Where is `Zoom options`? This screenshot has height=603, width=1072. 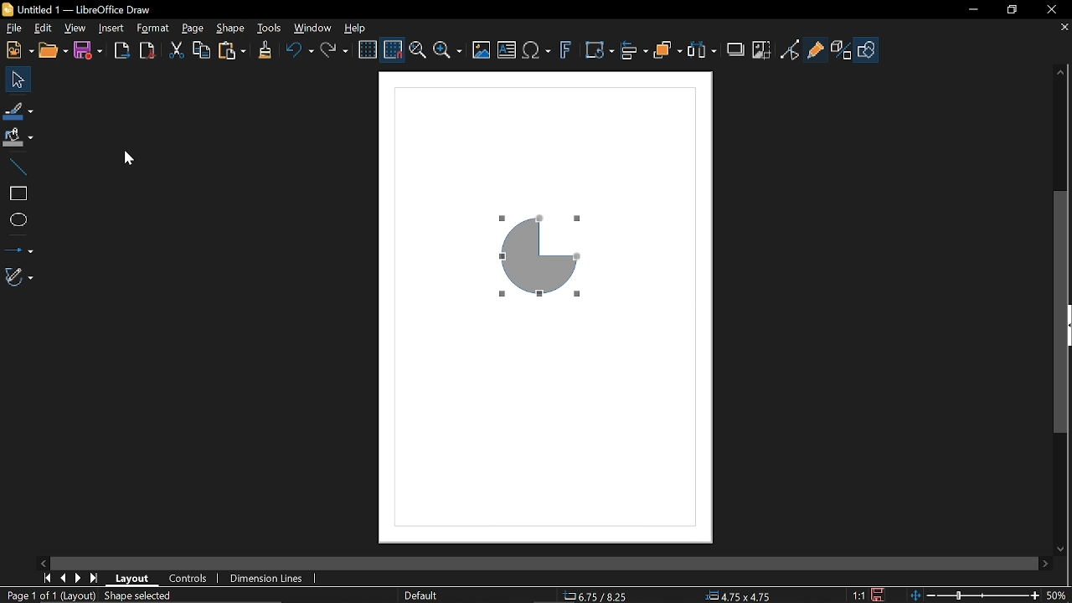
Zoom options is located at coordinates (447, 50).